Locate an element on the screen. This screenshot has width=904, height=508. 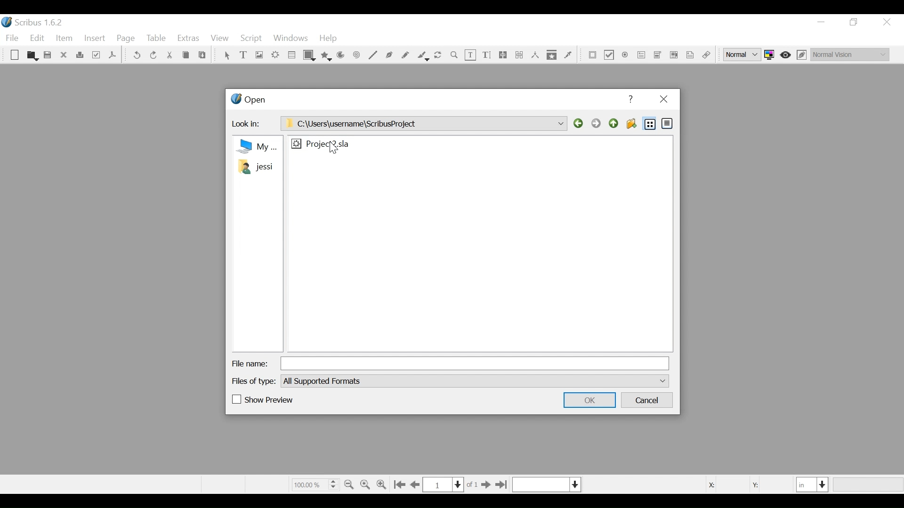
Select is located at coordinates (226, 56).